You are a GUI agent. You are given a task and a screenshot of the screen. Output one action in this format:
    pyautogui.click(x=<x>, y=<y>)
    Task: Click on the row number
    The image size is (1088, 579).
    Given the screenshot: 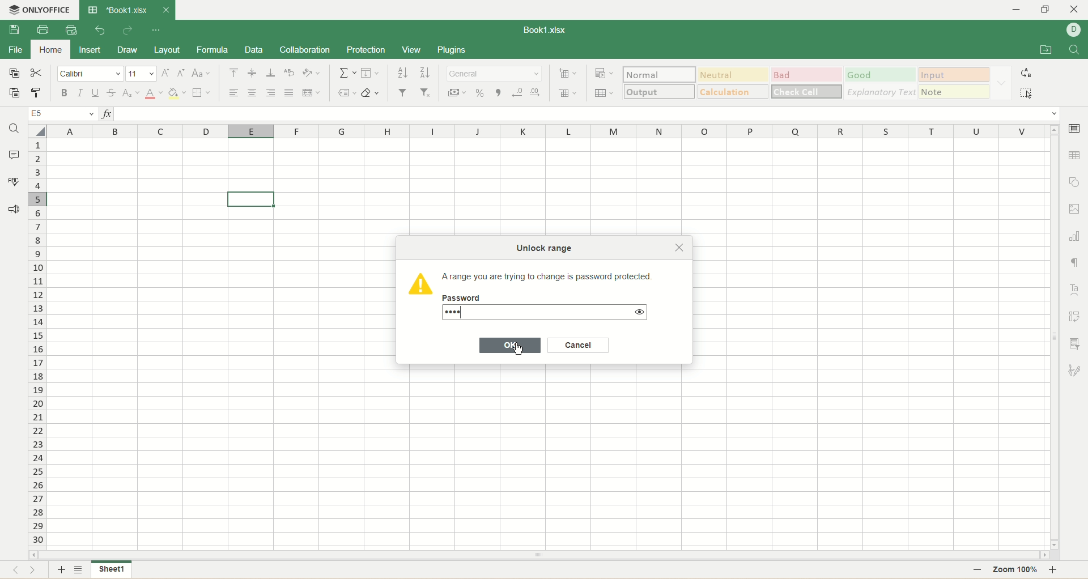 What is the action you would take?
    pyautogui.click(x=40, y=340)
    